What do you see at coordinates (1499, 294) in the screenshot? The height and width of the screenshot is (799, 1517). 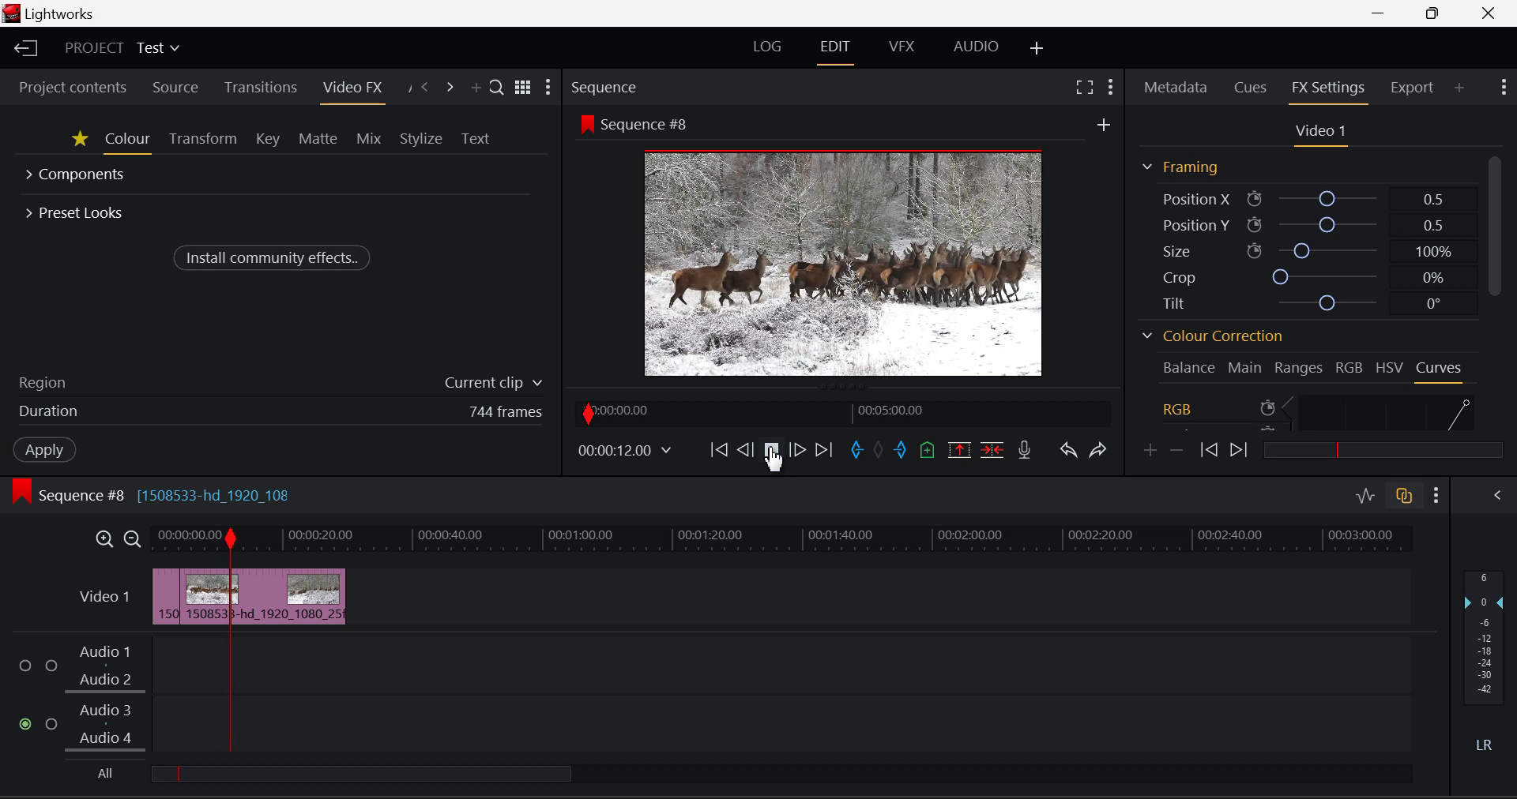 I see `Scroll Bar` at bounding box center [1499, 294].